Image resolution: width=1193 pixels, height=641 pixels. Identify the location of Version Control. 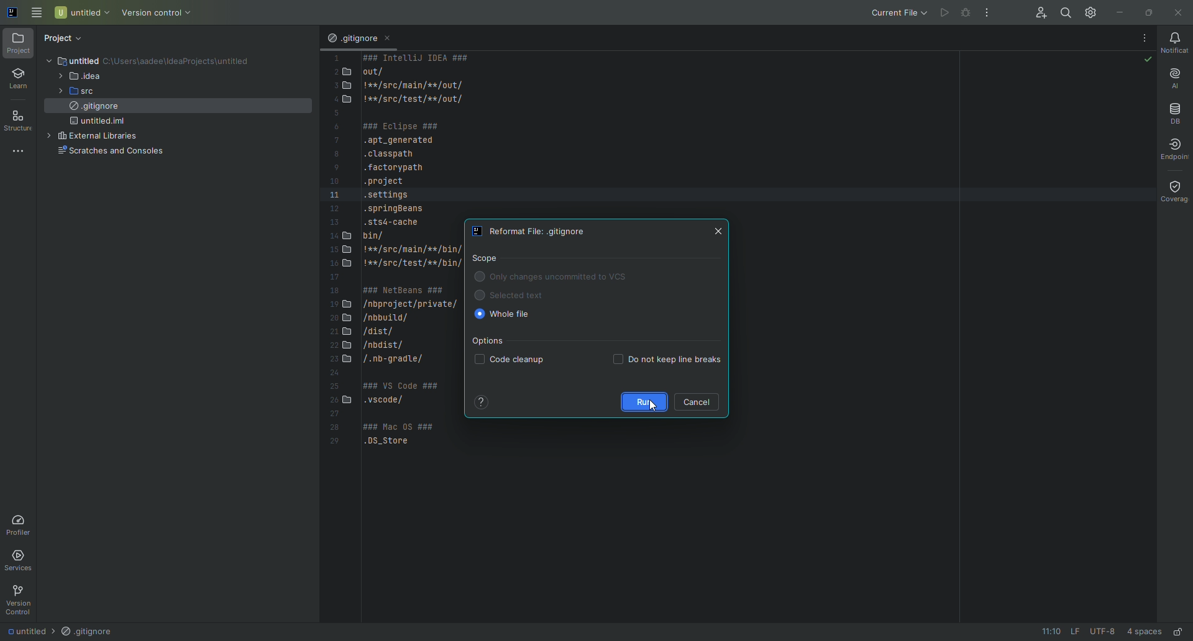
(19, 599).